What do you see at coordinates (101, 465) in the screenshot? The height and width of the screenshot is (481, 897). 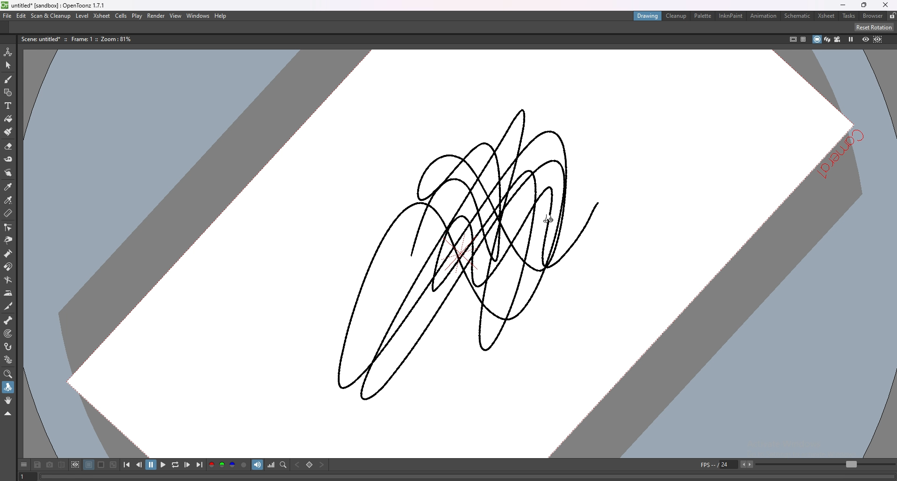 I see `white background` at bounding box center [101, 465].